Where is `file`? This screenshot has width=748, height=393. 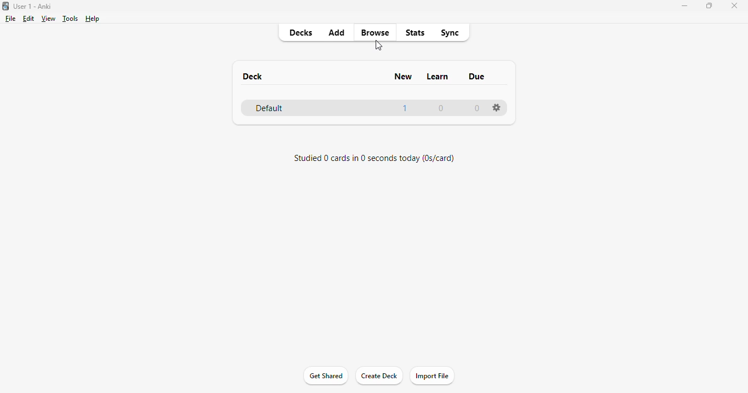 file is located at coordinates (10, 19).